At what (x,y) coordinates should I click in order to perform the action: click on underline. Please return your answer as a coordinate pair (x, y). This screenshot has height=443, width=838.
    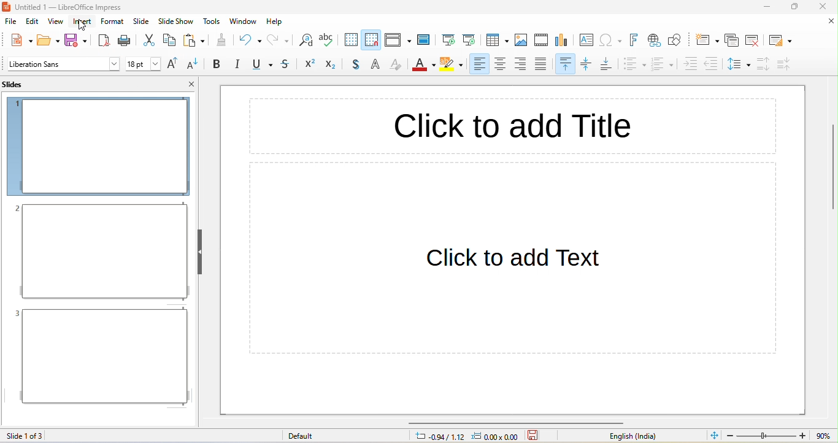
    Looking at the image, I should click on (261, 65).